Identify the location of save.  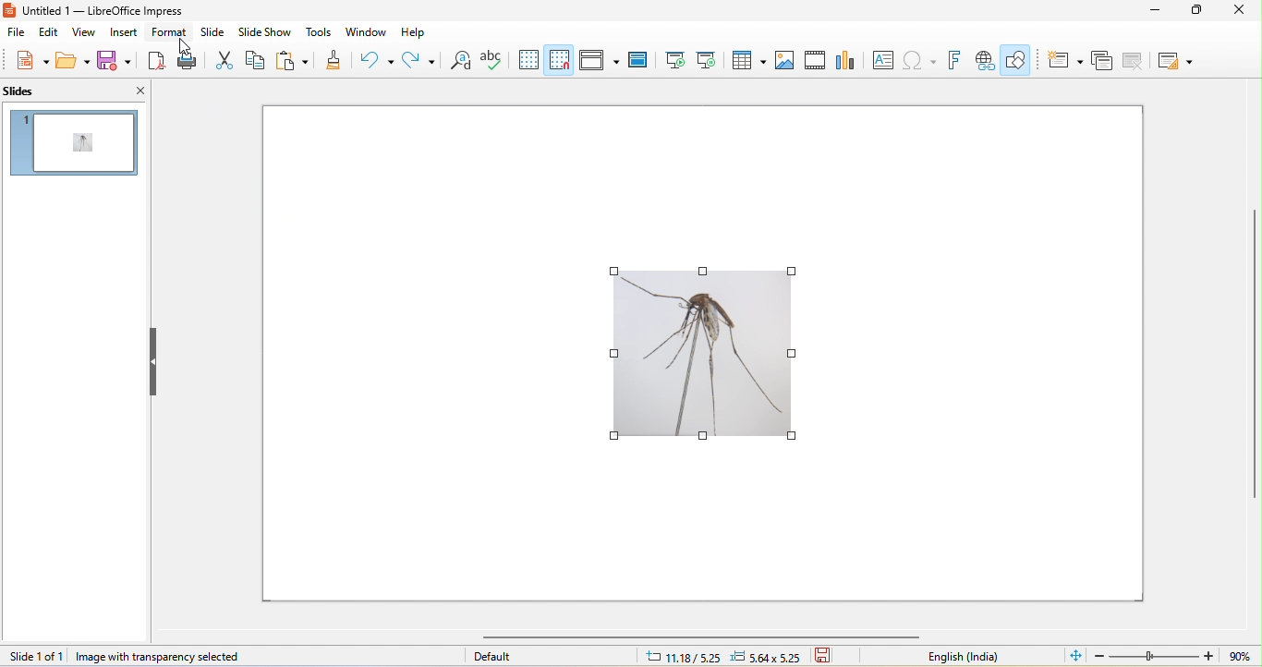
(830, 656).